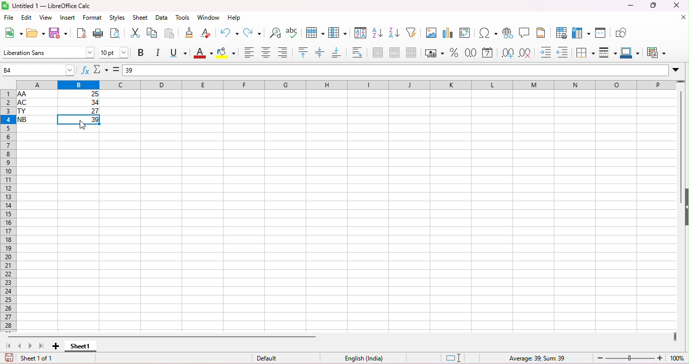 The width and height of the screenshot is (689, 364). Describe the element at coordinates (32, 346) in the screenshot. I see `next sheet` at that location.